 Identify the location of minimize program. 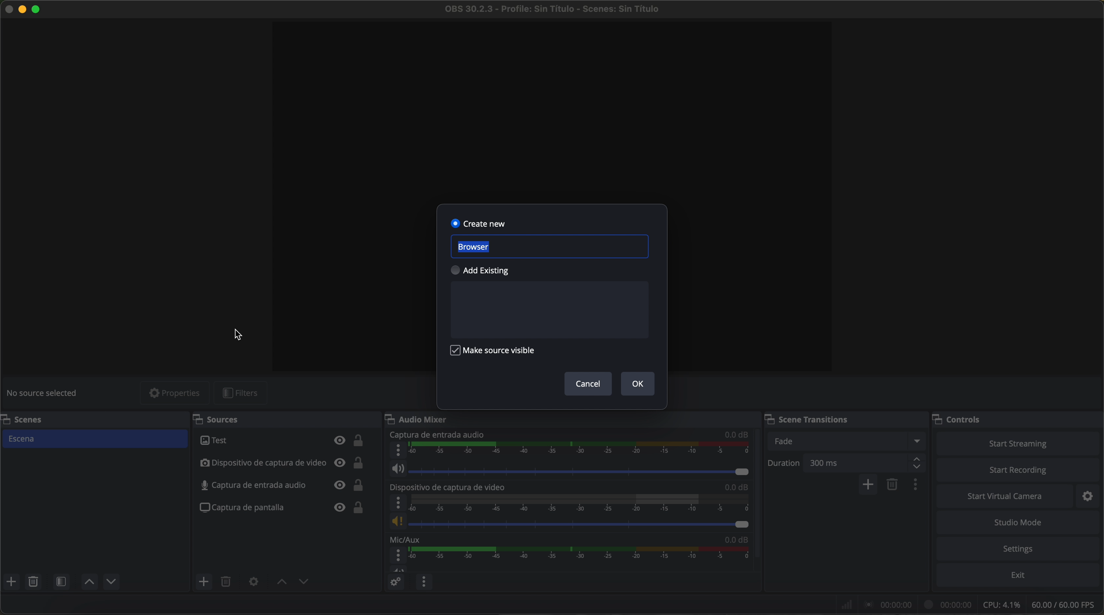
(22, 10).